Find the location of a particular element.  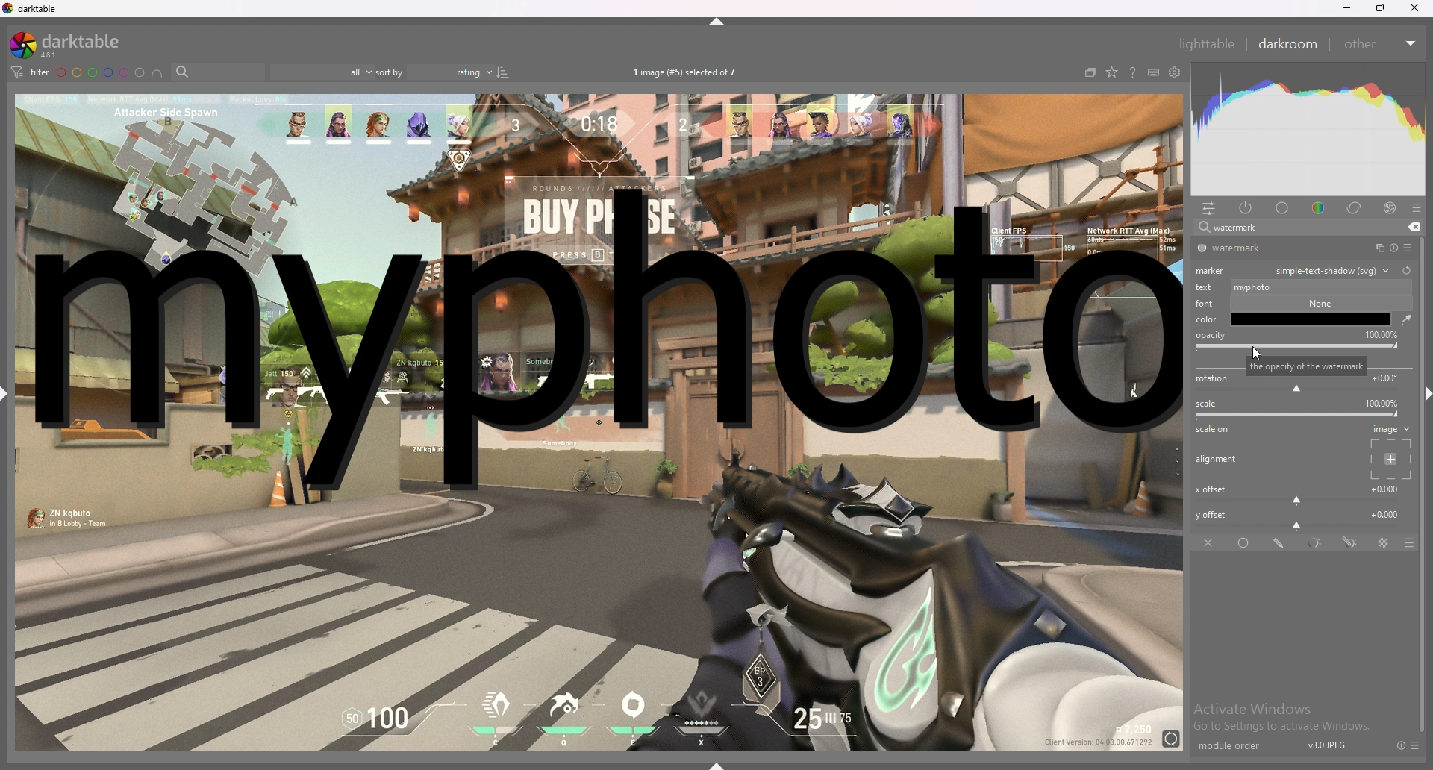

marker is located at coordinates (1213, 269).